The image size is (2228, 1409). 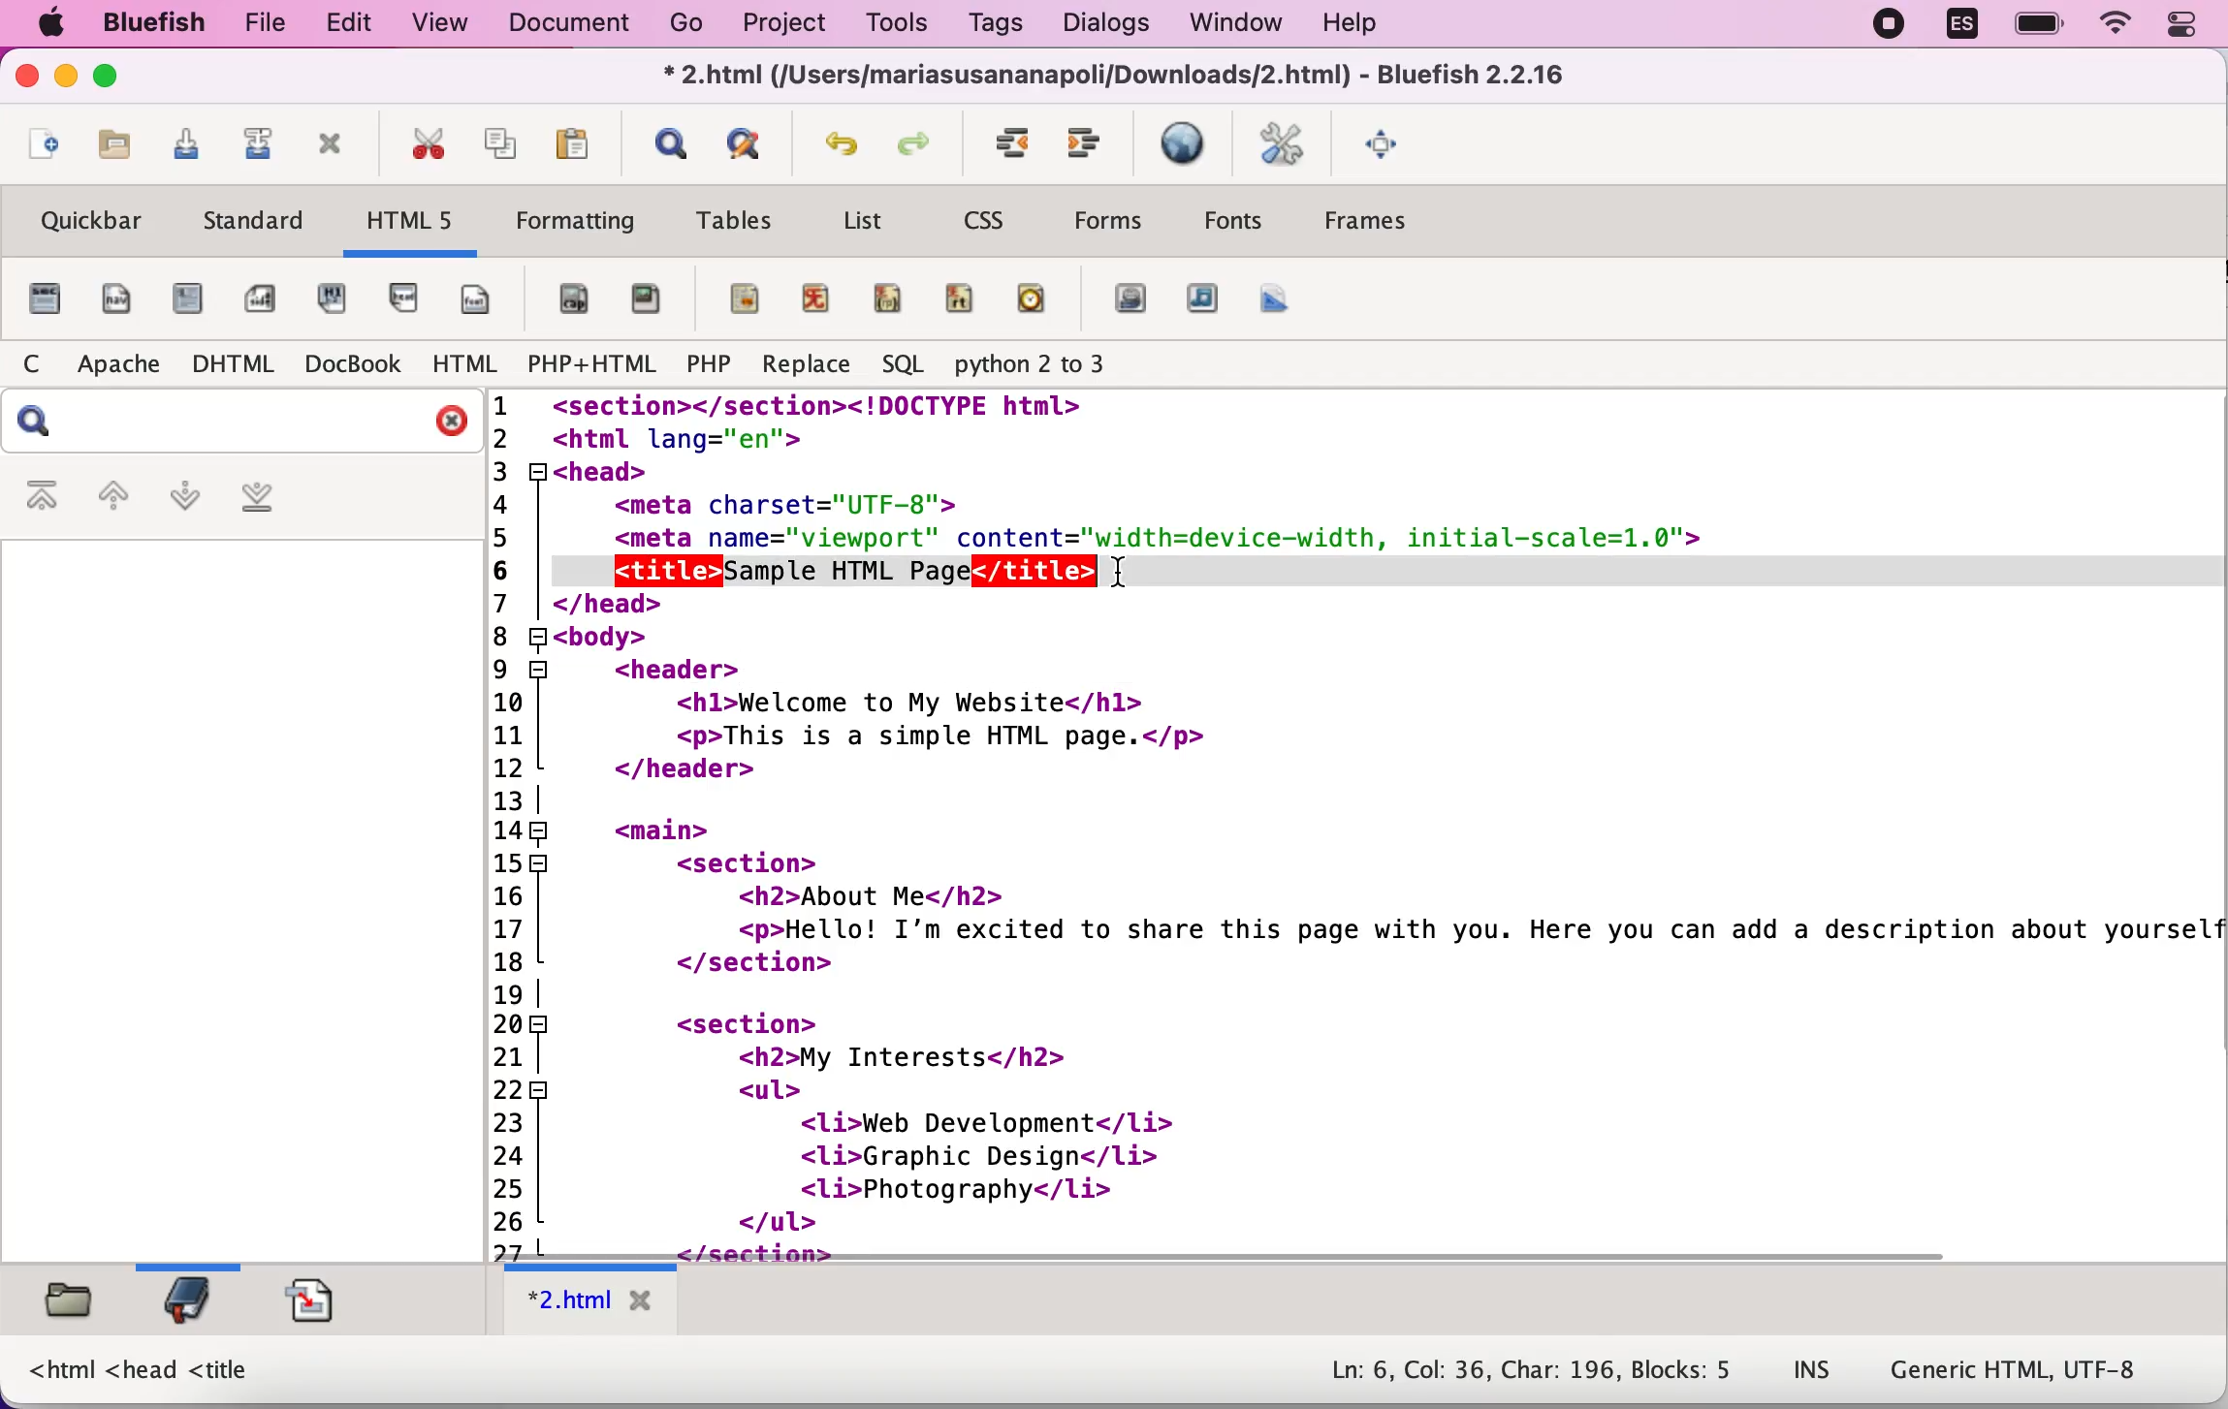 What do you see at coordinates (1813, 1371) in the screenshot?
I see `INS` at bounding box center [1813, 1371].